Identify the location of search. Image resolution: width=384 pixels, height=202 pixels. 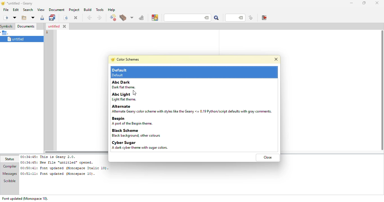
(182, 18).